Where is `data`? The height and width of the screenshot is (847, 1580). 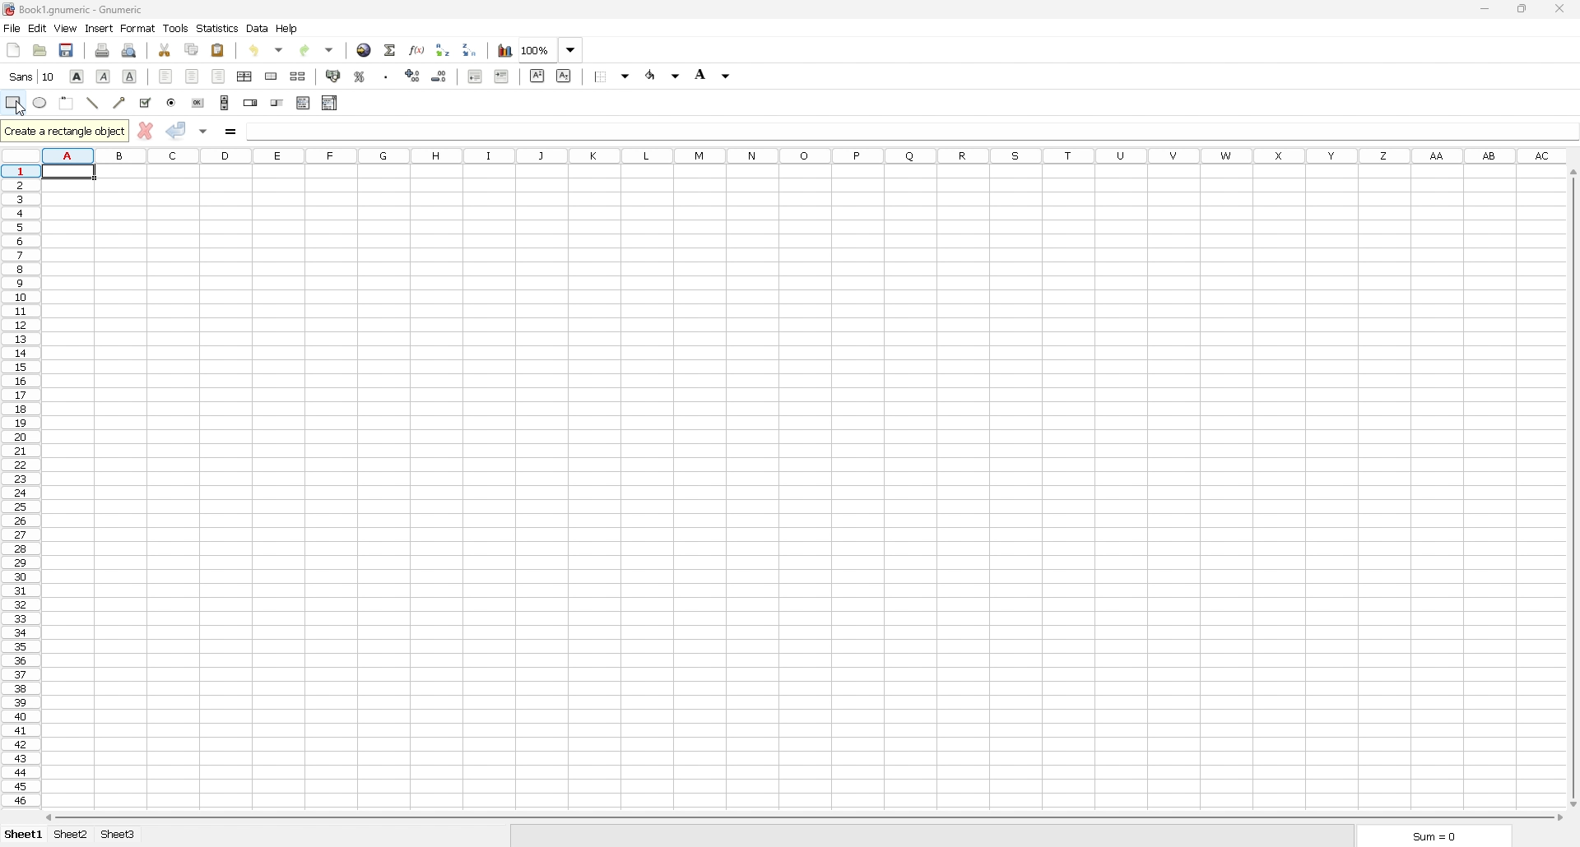 data is located at coordinates (258, 29).